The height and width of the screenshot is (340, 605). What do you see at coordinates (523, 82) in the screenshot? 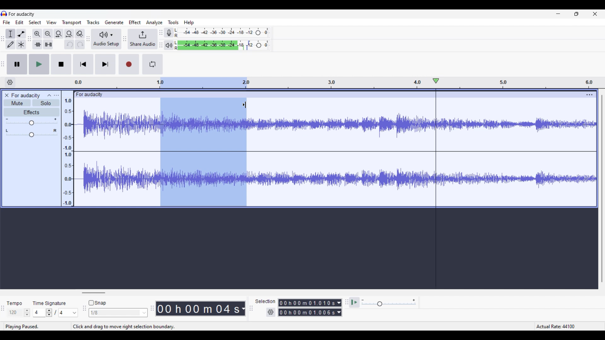
I see `Scale to measure length of track` at bounding box center [523, 82].